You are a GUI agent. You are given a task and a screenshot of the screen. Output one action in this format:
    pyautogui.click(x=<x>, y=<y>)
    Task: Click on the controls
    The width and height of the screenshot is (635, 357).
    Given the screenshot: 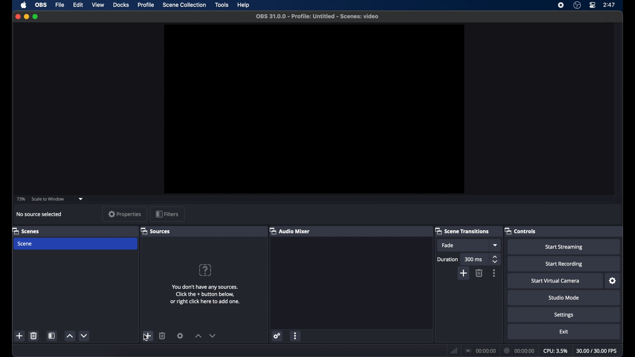 What is the action you would take?
    pyautogui.click(x=521, y=231)
    